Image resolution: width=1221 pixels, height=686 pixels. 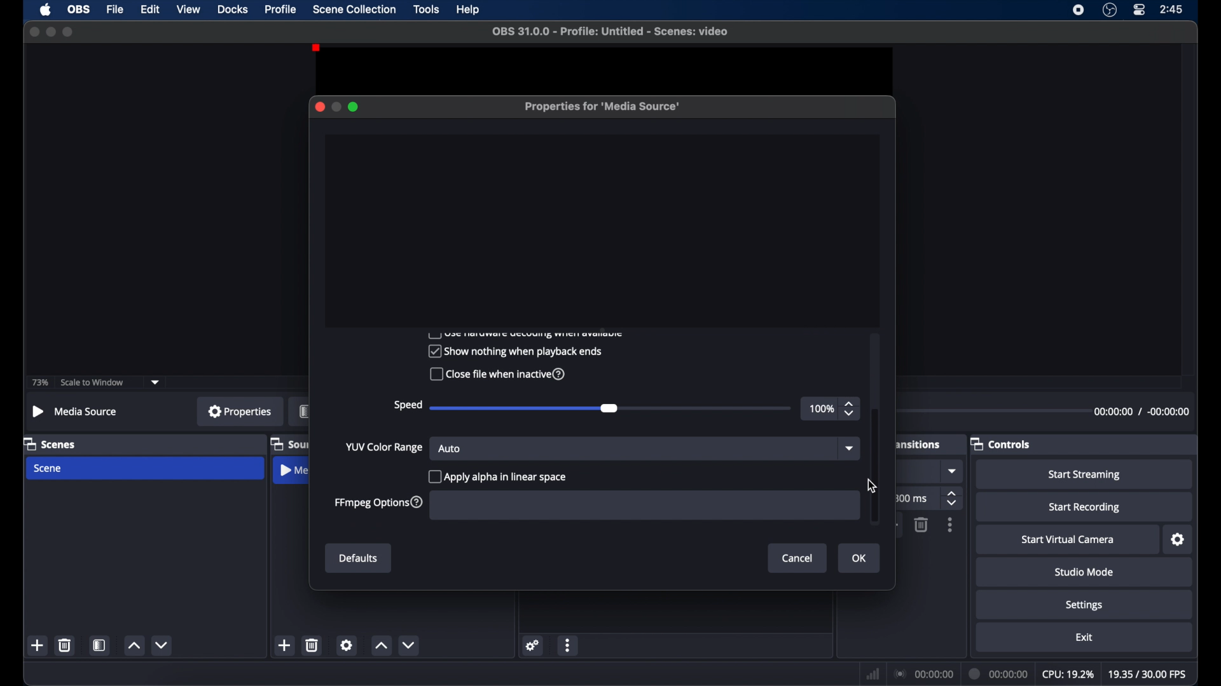 I want to click on maximize, so click(x=354, y=107).